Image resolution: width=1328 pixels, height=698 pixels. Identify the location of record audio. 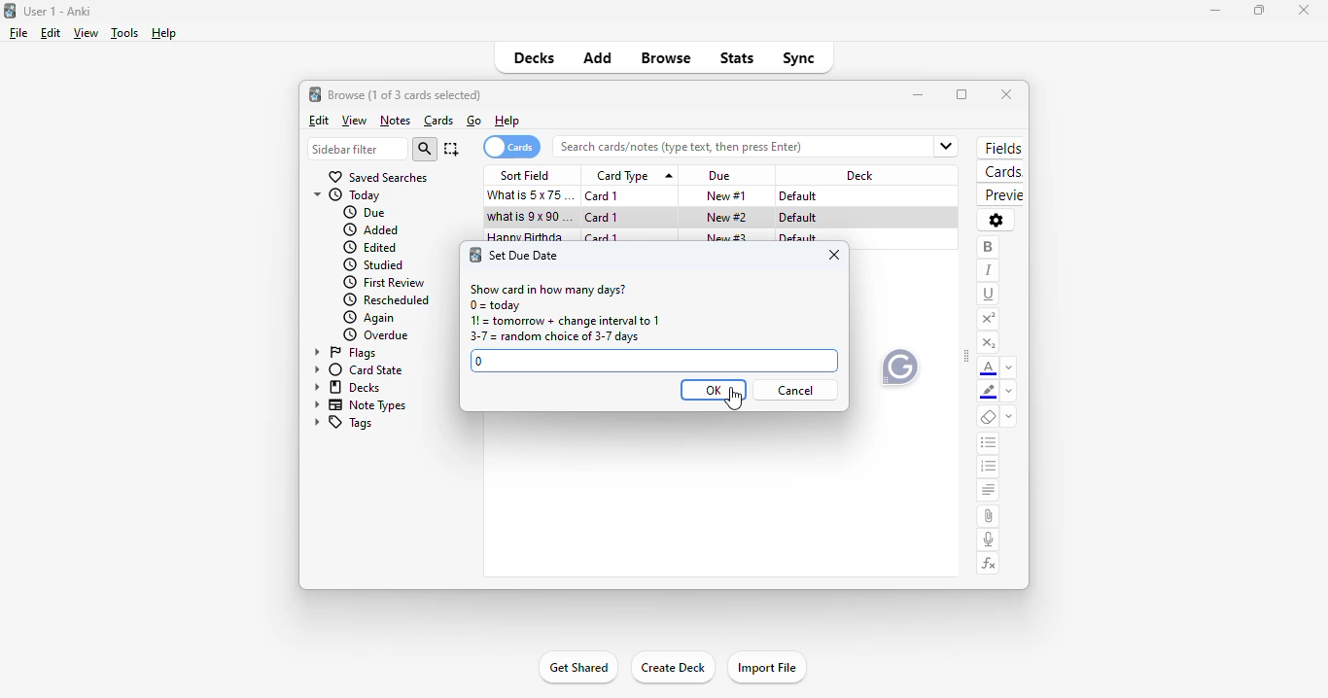
(989, 540).